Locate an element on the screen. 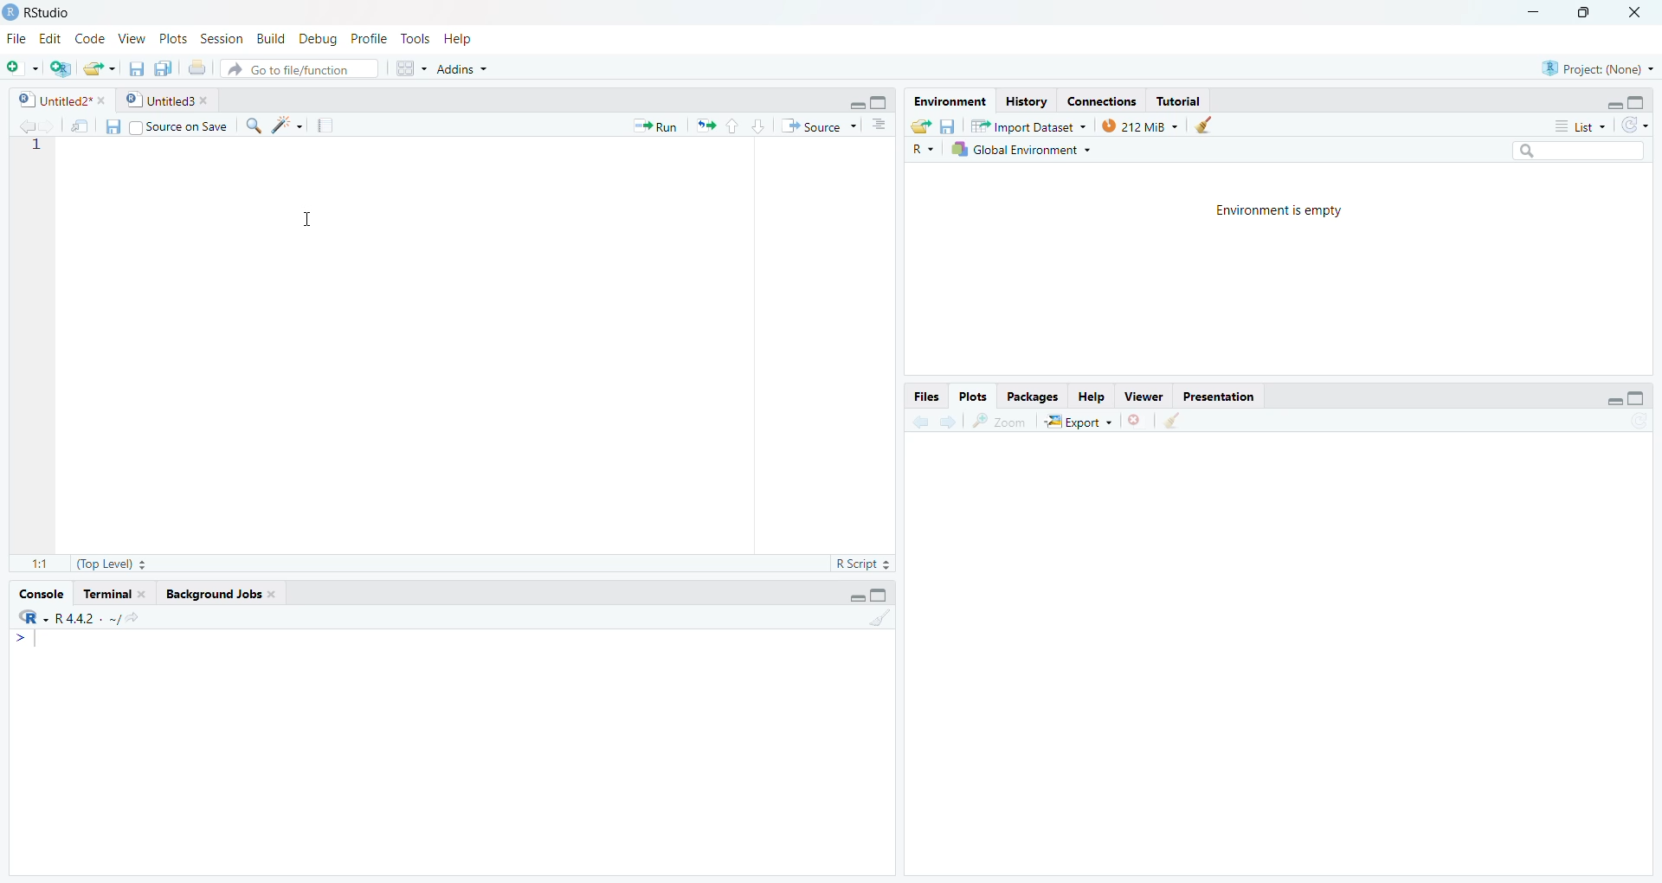 The width and height of the screenshot is (1662, 883). save is located at coordinates (950, 126).